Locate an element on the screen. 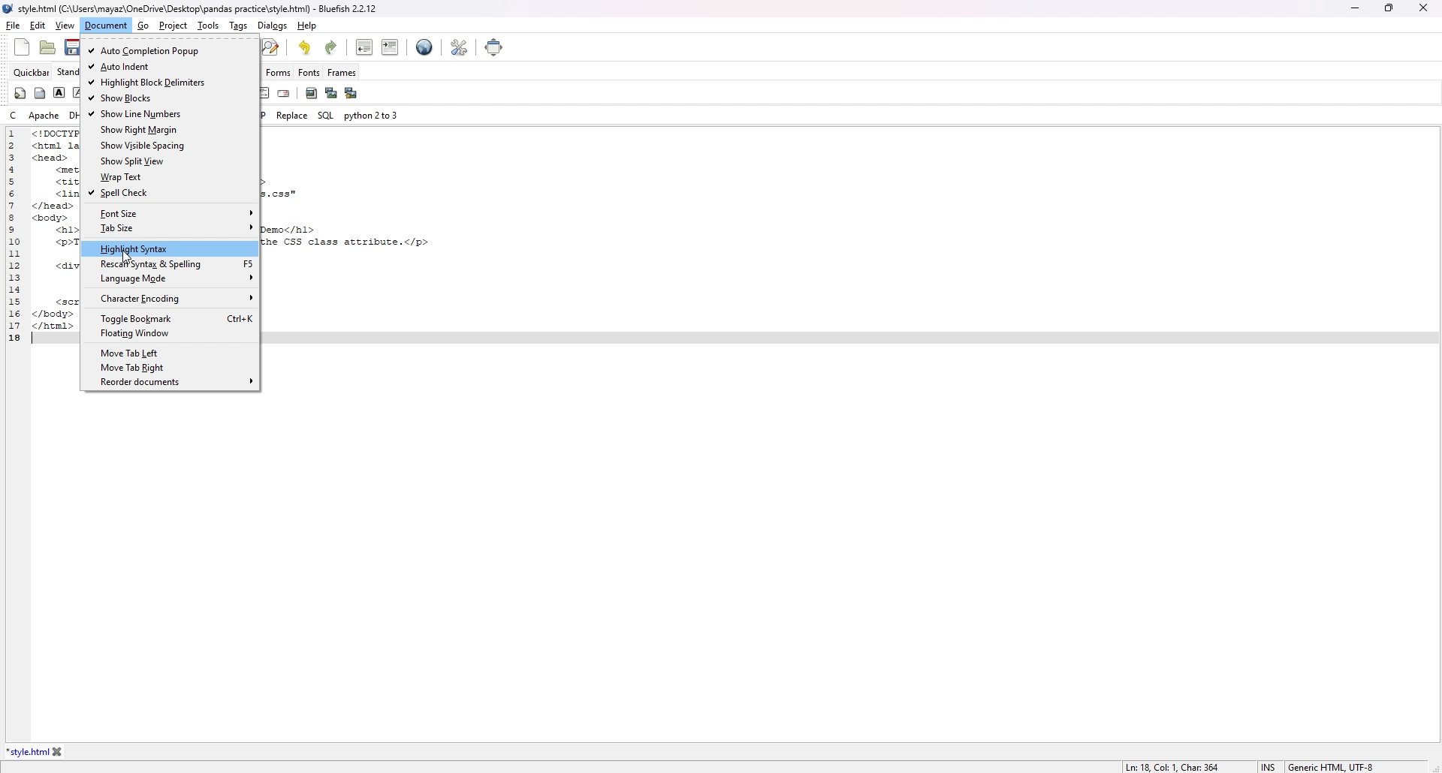 This screenshot has height=773, width=1442. cursor type is located at coordinates (1269, 765).